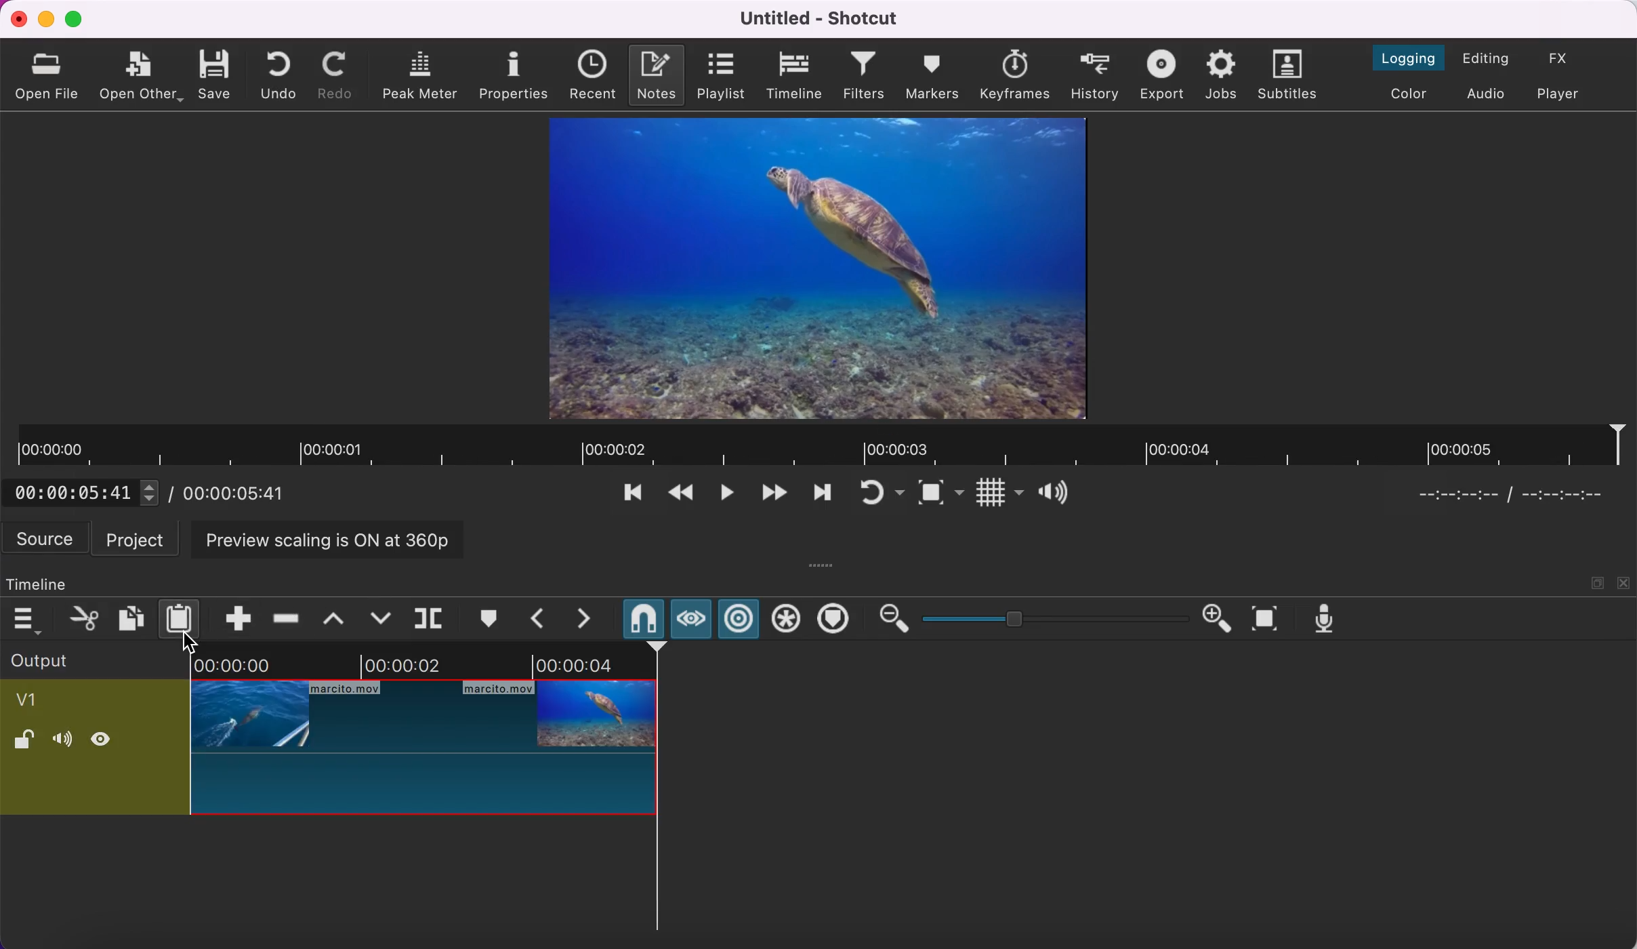 The image size is (1637, 949). What do you see at coordinates (1270, 619) in the screenshot?
I see `zoom timeline to fit` at bounding box center [1270, 619].